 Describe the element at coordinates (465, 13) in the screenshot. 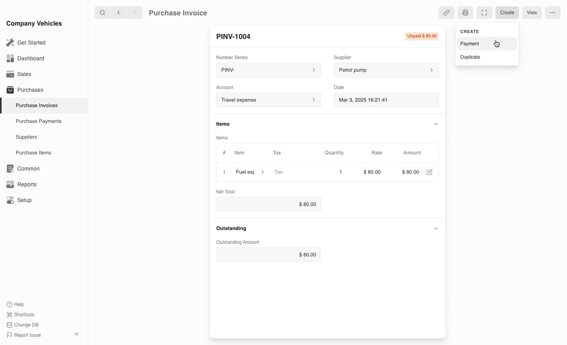

I see `print` at that location.